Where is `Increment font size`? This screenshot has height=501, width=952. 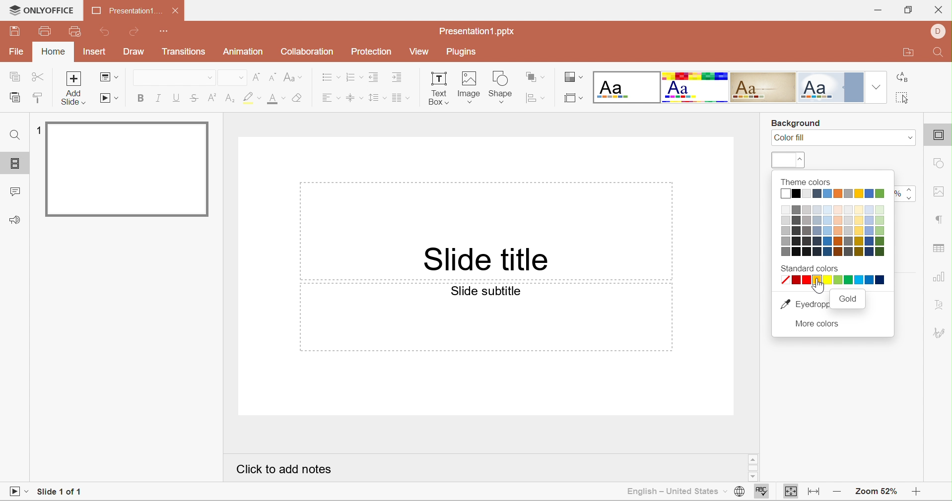 Increment font size is located at coordinates (256, 76).